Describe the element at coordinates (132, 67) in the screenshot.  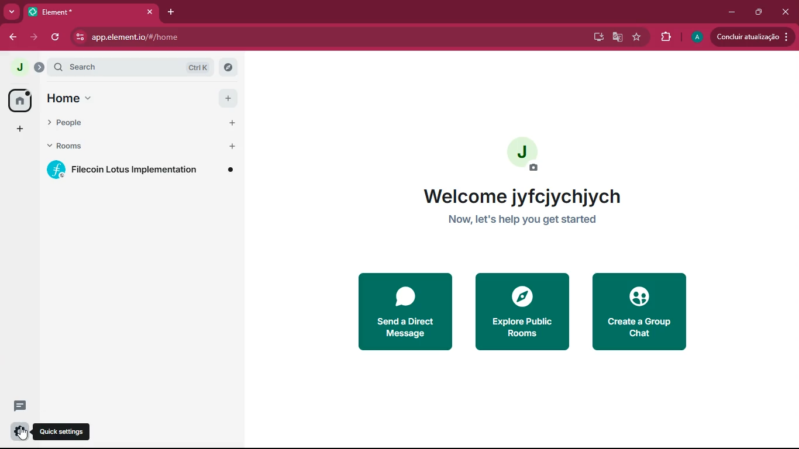
I see `search` at that location.